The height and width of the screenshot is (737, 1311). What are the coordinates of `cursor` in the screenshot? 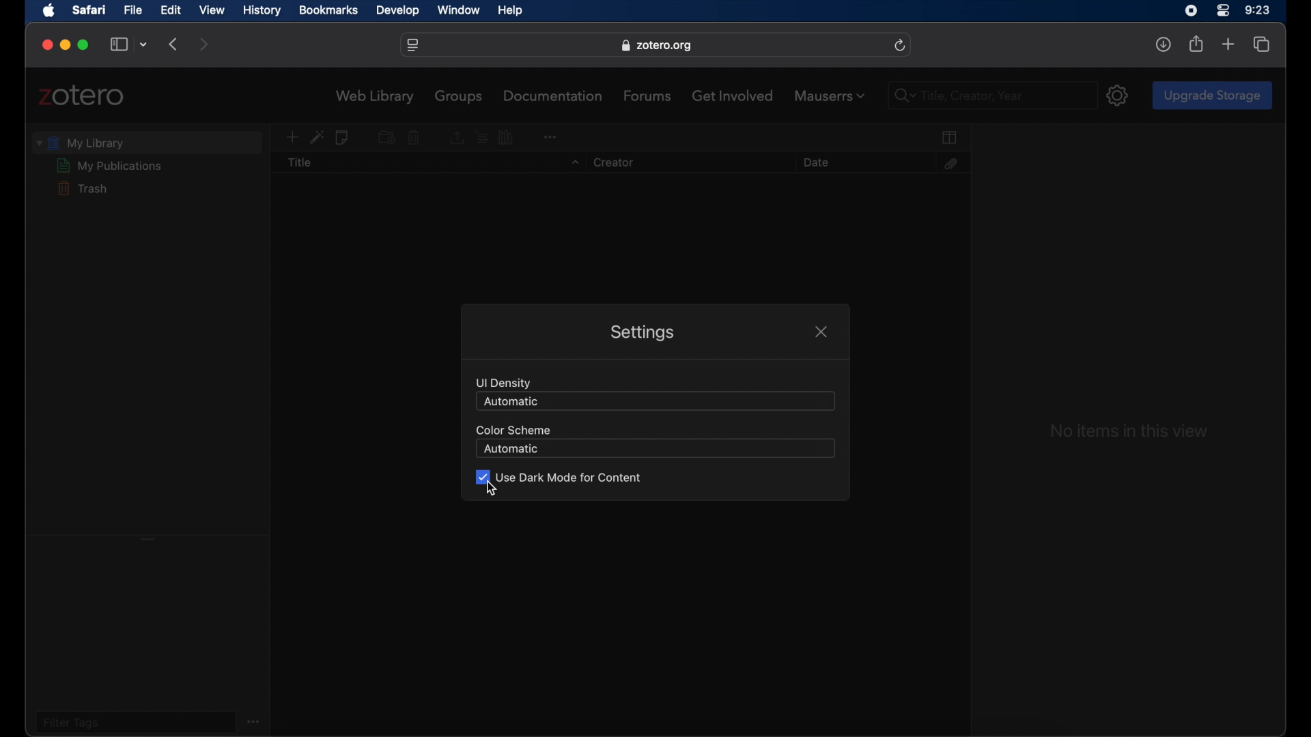 It's located at (492, 489).